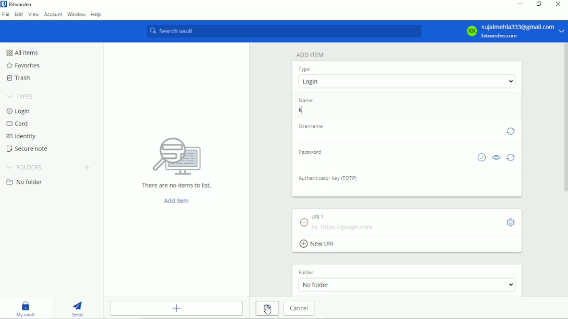  Describe the element at coordinates (76, 309) in the screenshot. I see `Send` at that location.